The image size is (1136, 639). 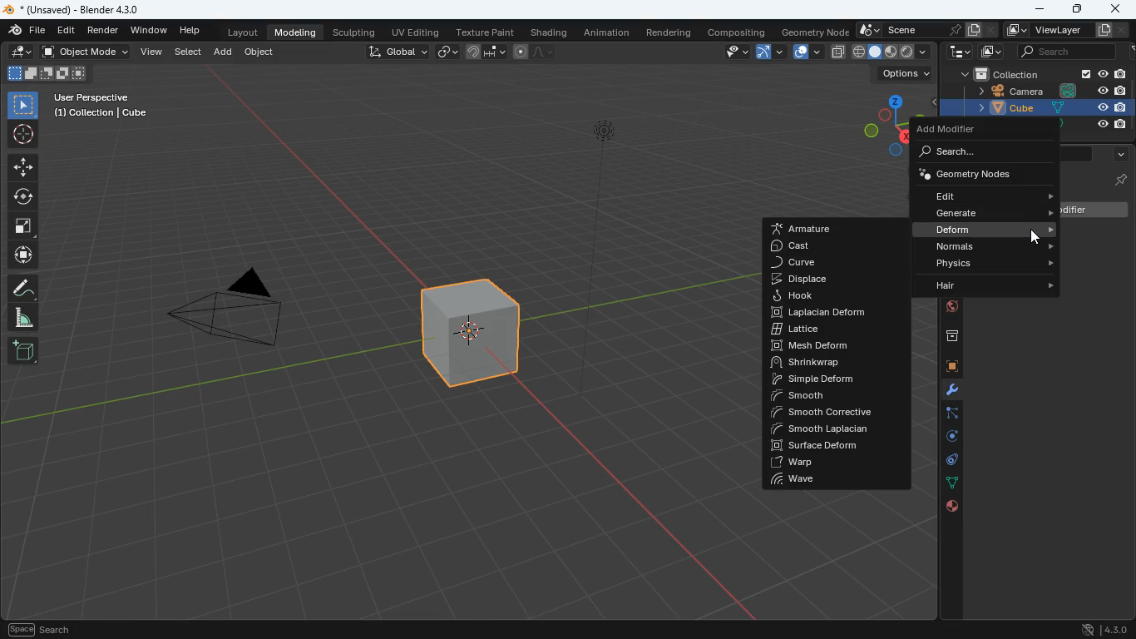 What do you see at coordinates (25, 256) in the screenshot?
I see `move` at bounding box center [25, 256].